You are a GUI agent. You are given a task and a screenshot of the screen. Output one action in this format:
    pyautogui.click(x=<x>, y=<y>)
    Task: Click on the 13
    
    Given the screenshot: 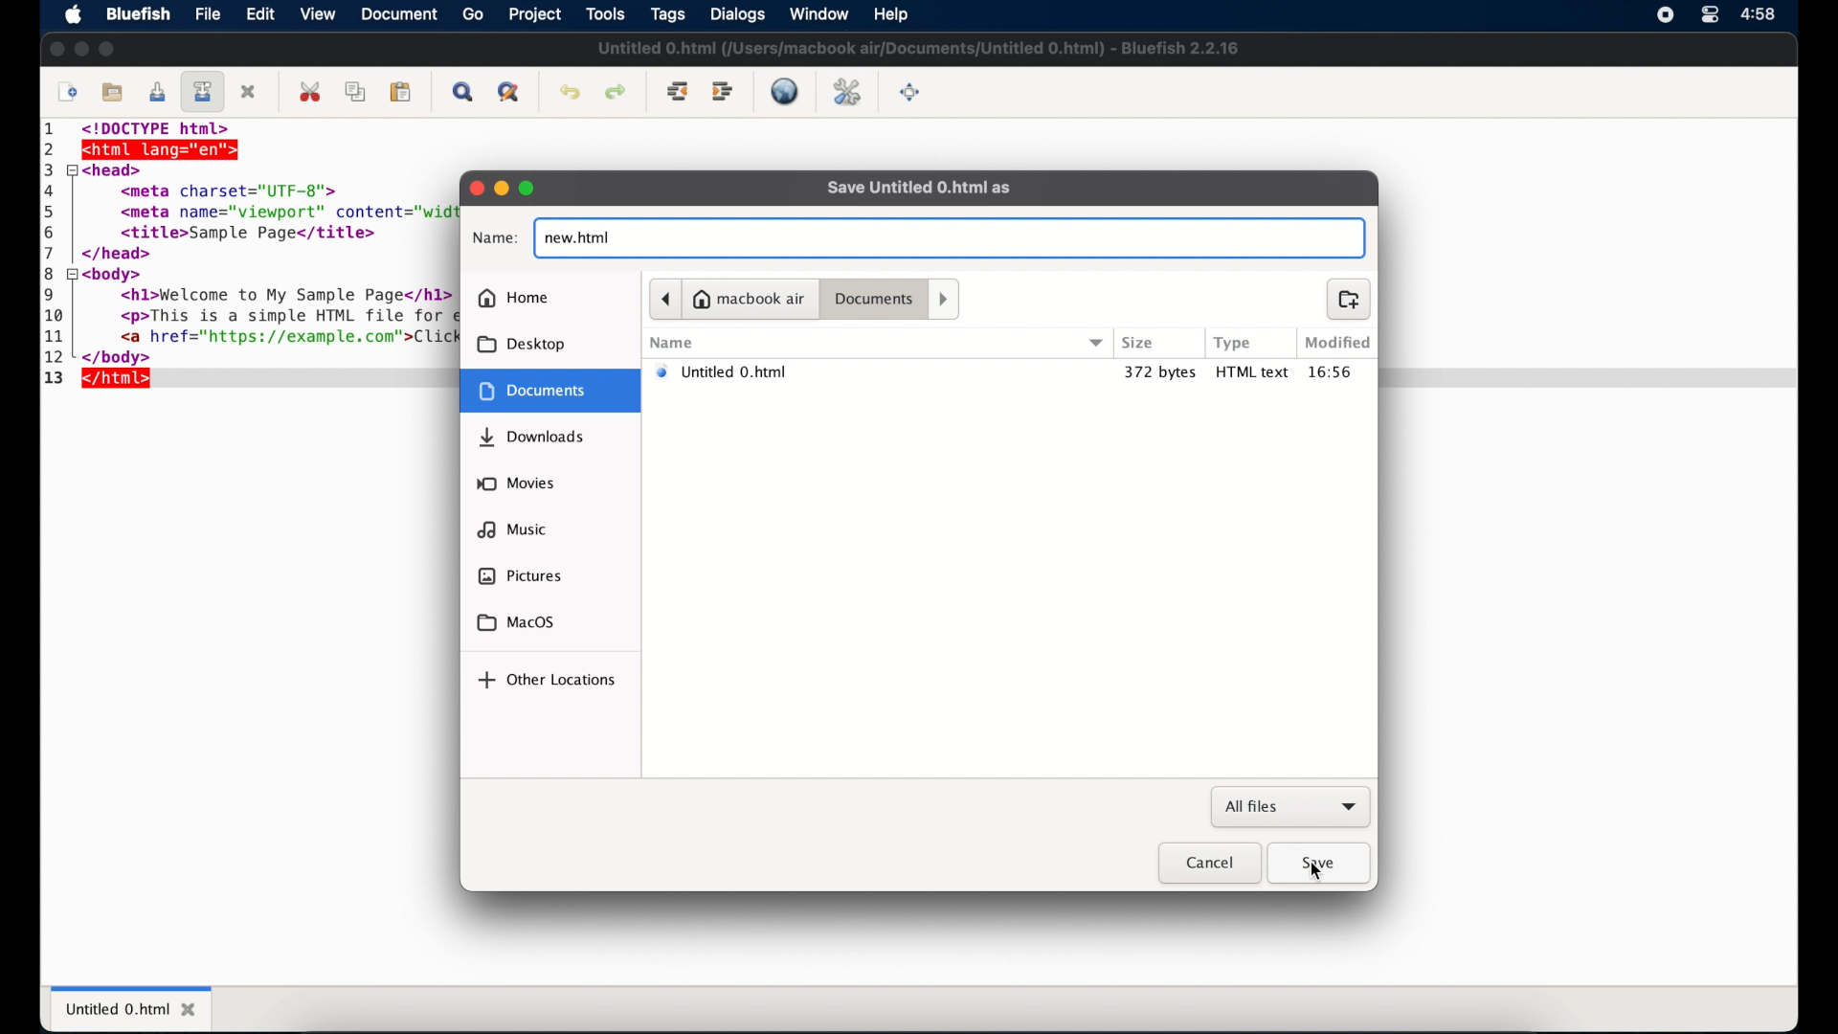 What is the action you would take?
    pyautogui.click(x=54, y=379)
    